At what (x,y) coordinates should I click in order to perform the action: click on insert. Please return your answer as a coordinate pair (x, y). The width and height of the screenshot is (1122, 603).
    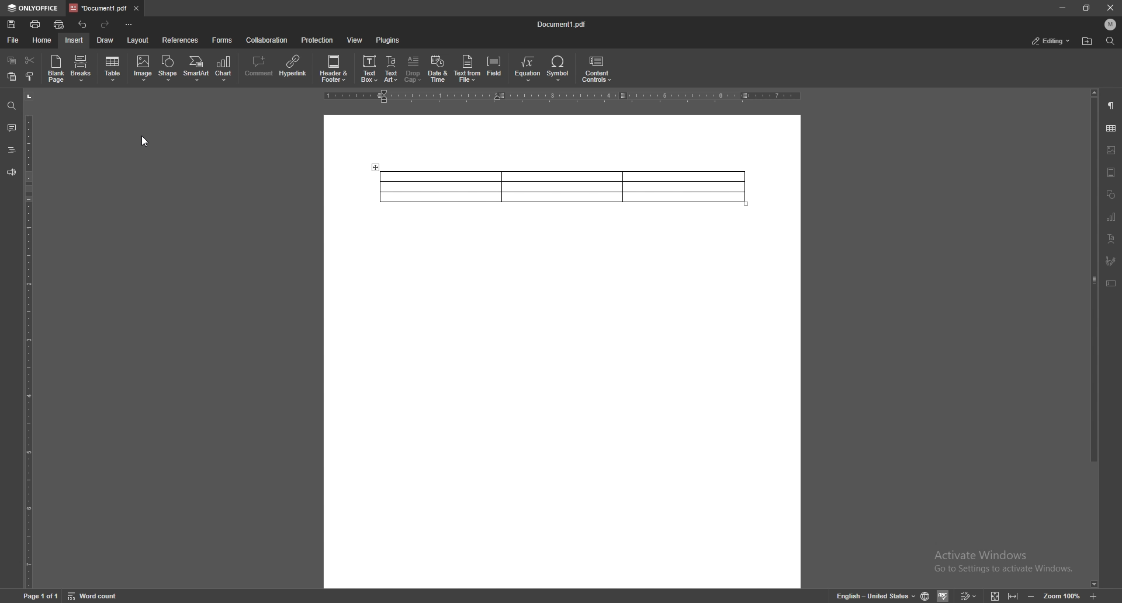
    Looking at the image, I should click on (74, 40).